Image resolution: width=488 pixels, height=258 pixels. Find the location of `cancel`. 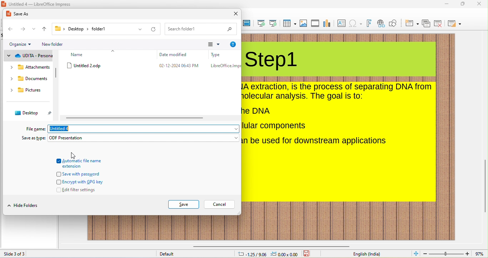

cancel is located at coordinates (219, 205).